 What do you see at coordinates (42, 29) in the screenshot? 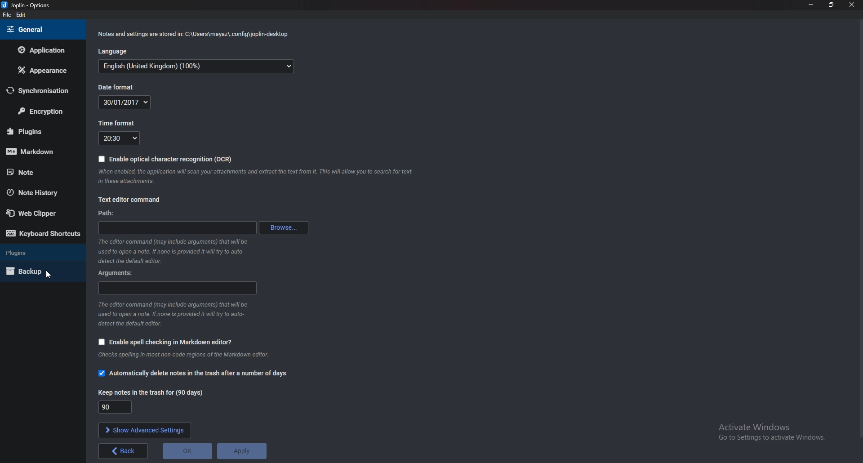
I see `General` at bounding box center [42, 29].